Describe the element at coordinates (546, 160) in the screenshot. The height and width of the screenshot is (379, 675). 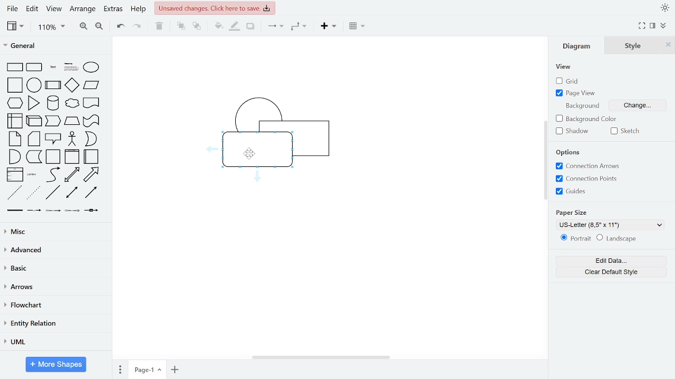
I see `vertical scrollbar` at that location.